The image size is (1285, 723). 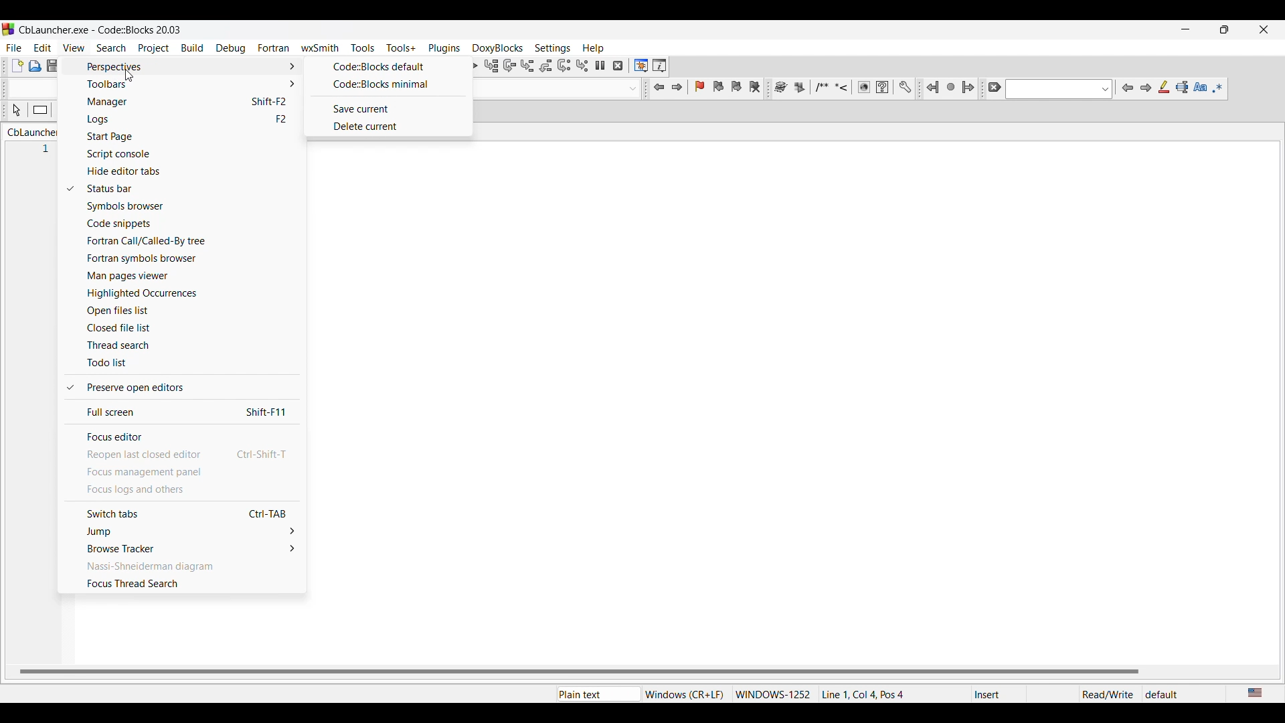 What do you see at coordinates (600, 66) in the screenshot?
I see `Break debugger` at bounding box center [600, 66].